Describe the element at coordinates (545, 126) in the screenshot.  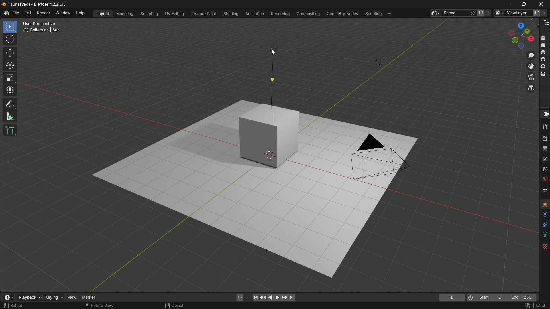
I see `tools` at that location.